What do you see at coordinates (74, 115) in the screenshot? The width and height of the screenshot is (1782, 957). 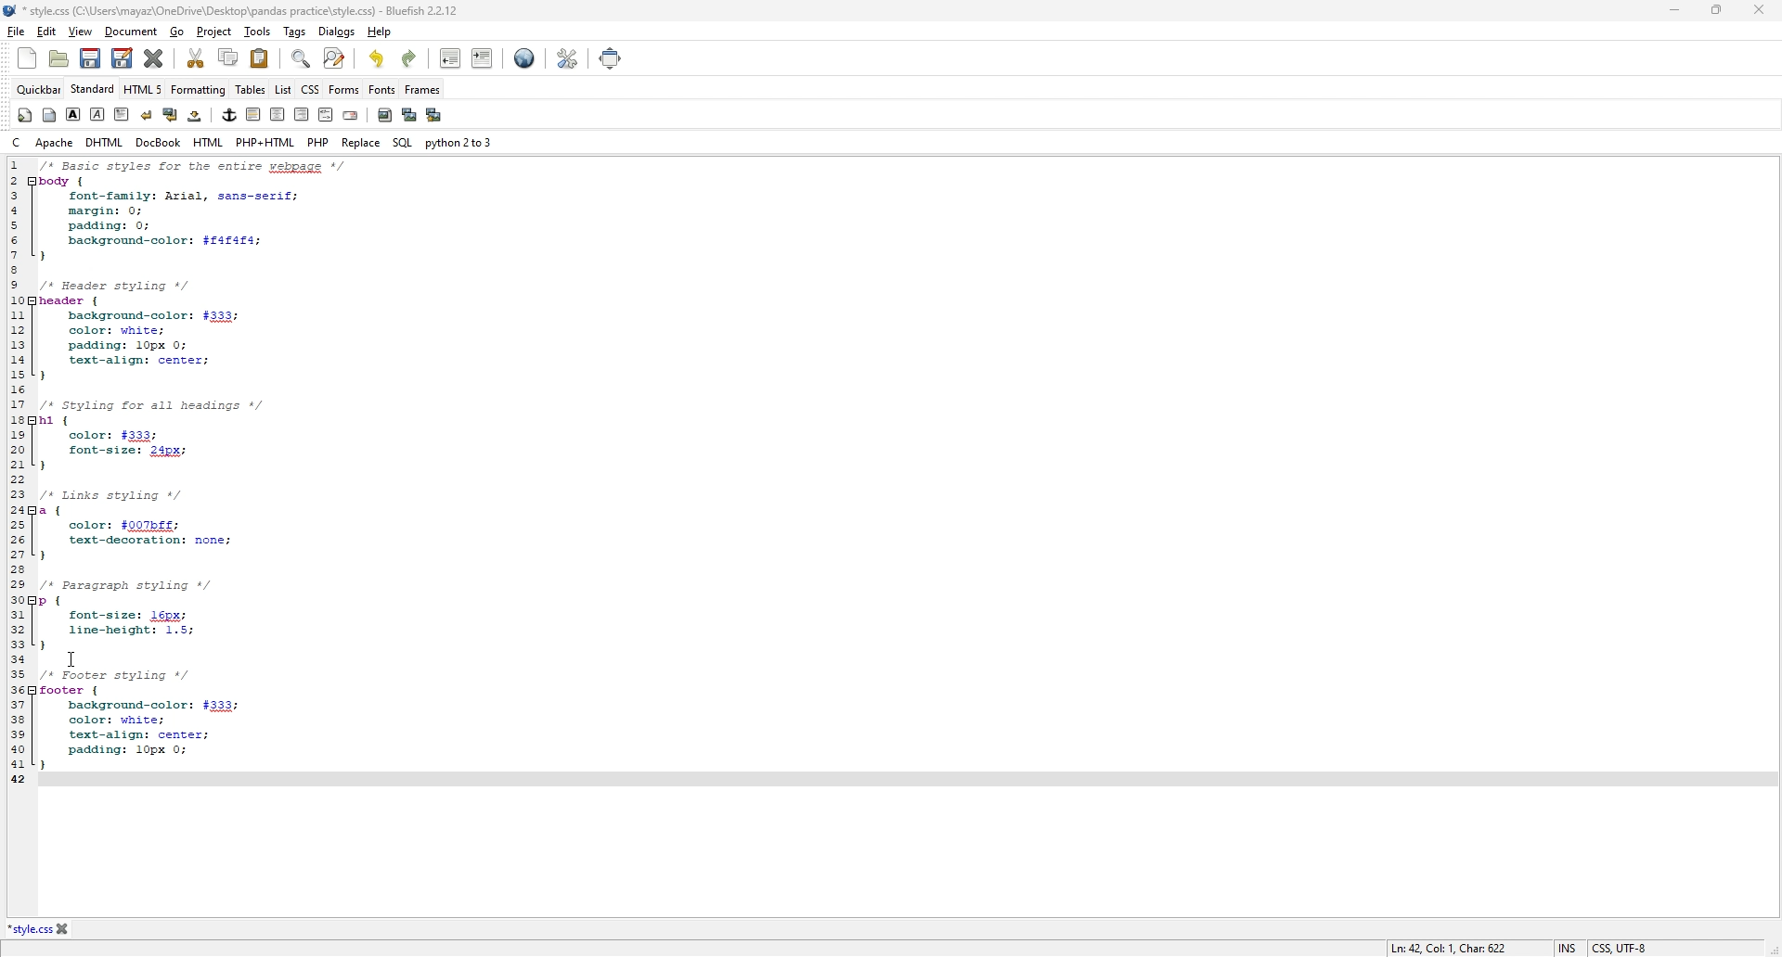 I see `bold` at bounding box center [74, 115].